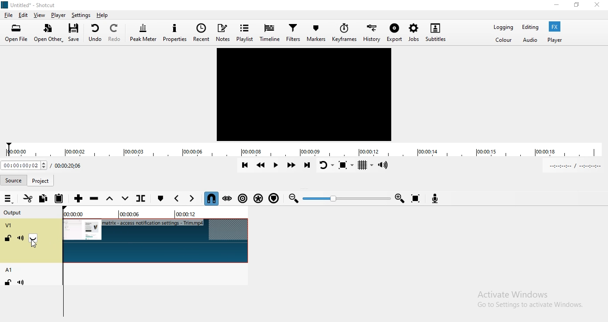 The width and height of the screenshot is (608, 322). What do you see at coordinates (111, 199) in the screenshot?
I see `Lift` at bounding box center [111, 199].